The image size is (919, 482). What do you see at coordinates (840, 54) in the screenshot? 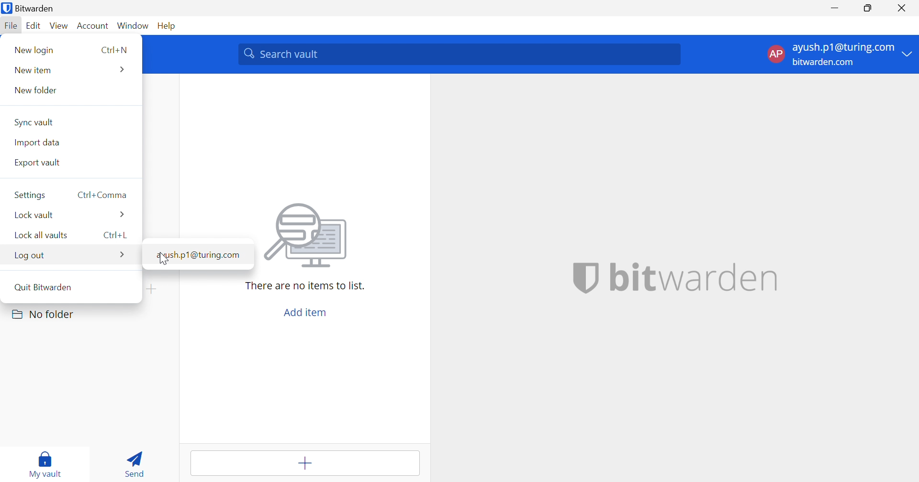
I see `account options` at bounding box center [840, 54].